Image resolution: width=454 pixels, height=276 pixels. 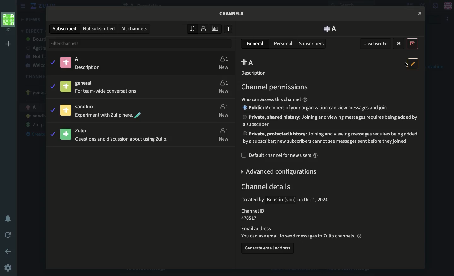 What do you see at coordinates (35, 66) in the screenshot?
I see `Welcome bot` at bounding box center [35, 66].